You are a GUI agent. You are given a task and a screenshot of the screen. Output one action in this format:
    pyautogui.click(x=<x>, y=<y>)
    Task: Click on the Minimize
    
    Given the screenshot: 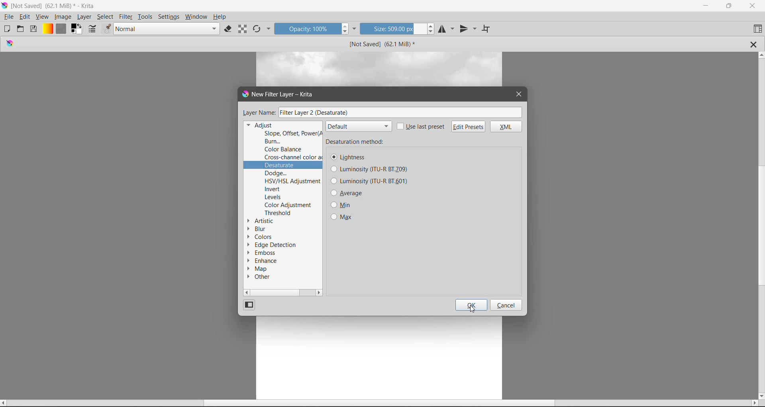 What is the action you would take?
    pyautogui.click(x=704, y=5)
    